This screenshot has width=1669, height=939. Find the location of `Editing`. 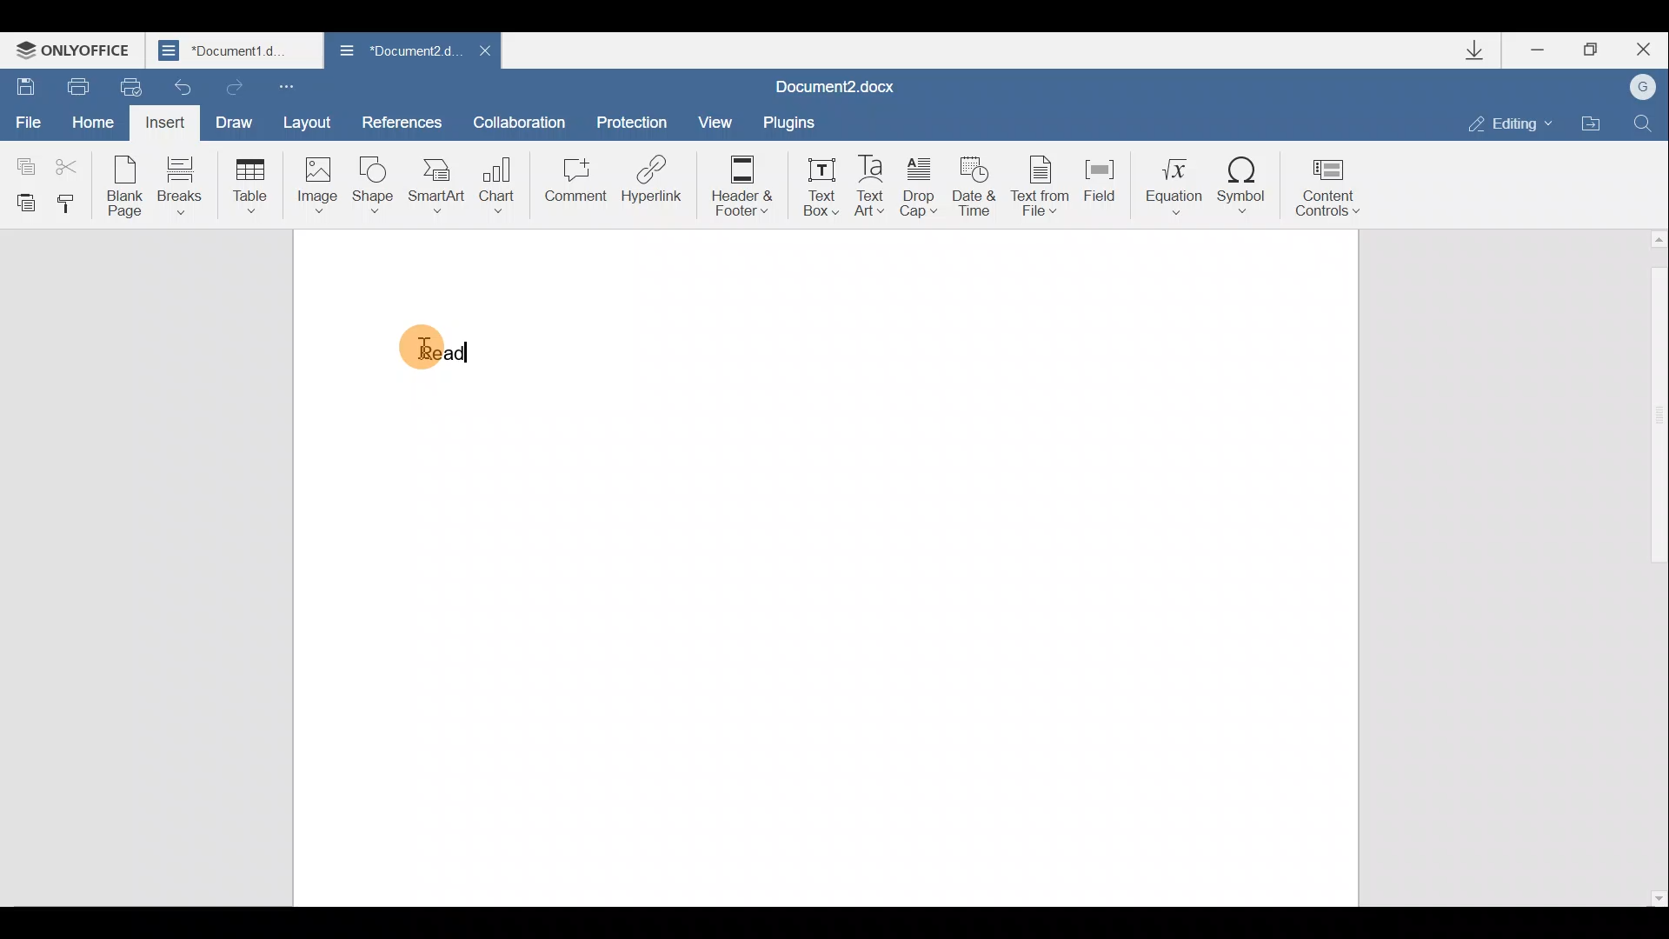

Editing is located at coordinates (1516, 123).